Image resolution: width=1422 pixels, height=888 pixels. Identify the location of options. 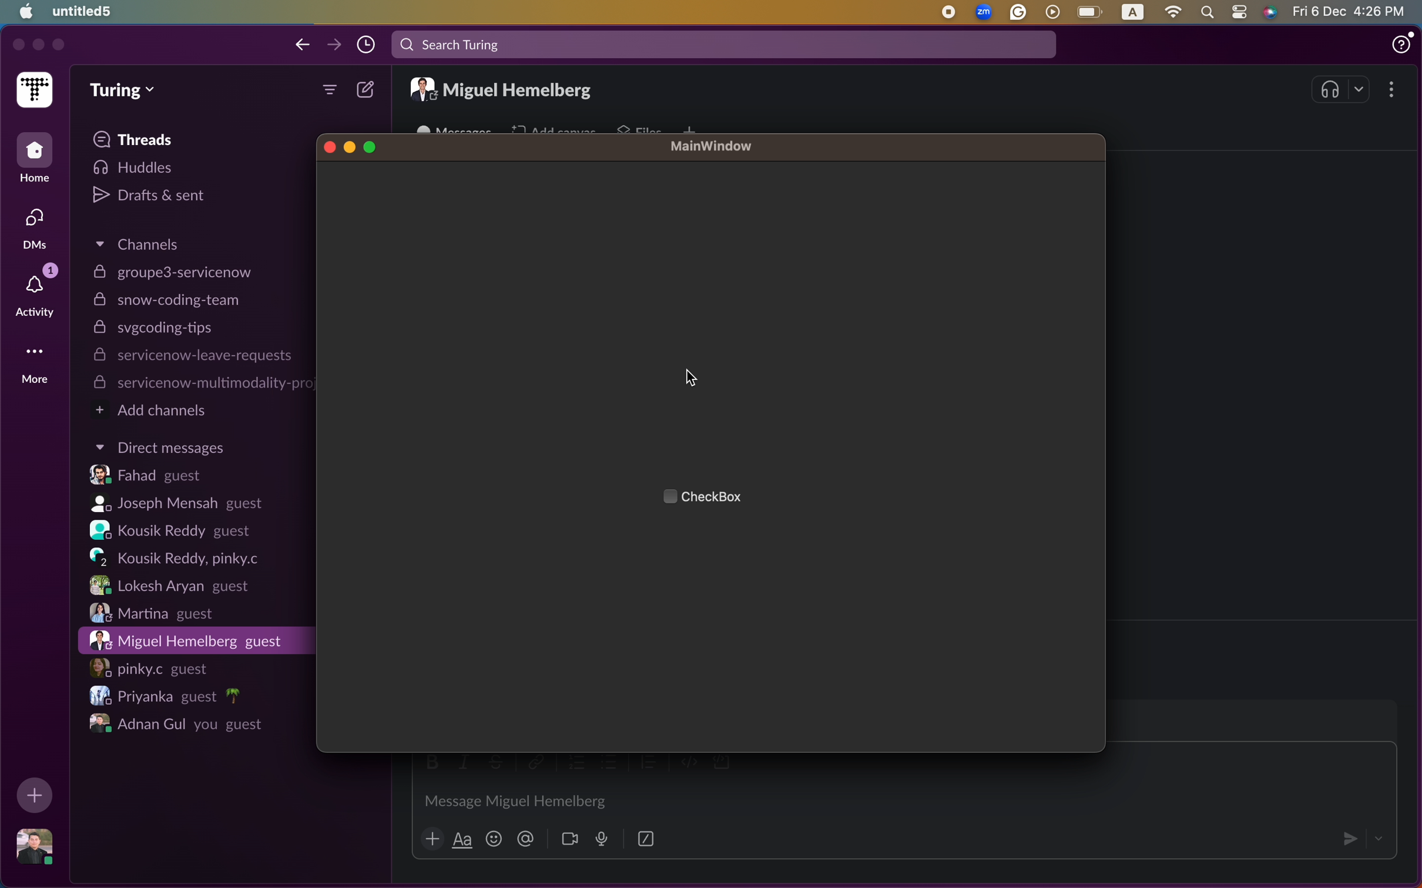
(1392, 90).